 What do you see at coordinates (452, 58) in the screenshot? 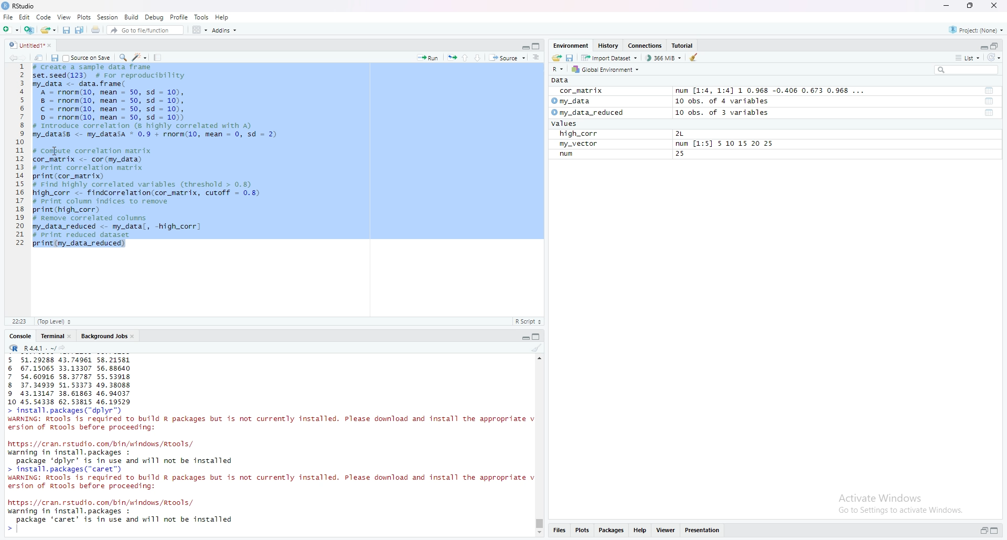
I see `run` at bounding box center [452, 58].